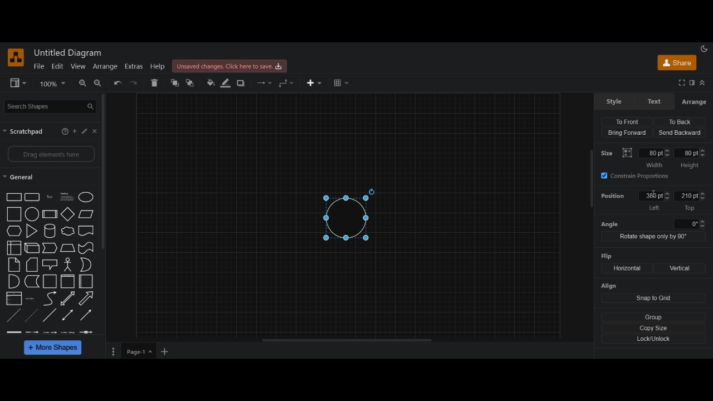  What do you see at coordinates (654, 299) in the screenshot?
I see `snap to grid` at bounding box center [654, 299].